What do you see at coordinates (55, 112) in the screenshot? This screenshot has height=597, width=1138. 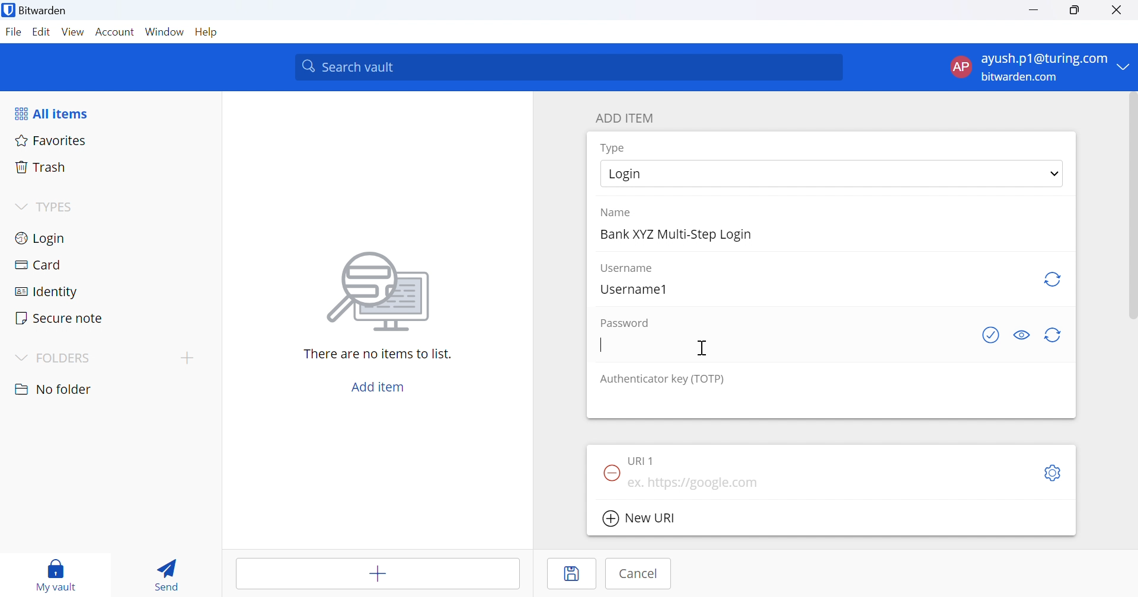 I see `All items` at bounding box center [55, 112].